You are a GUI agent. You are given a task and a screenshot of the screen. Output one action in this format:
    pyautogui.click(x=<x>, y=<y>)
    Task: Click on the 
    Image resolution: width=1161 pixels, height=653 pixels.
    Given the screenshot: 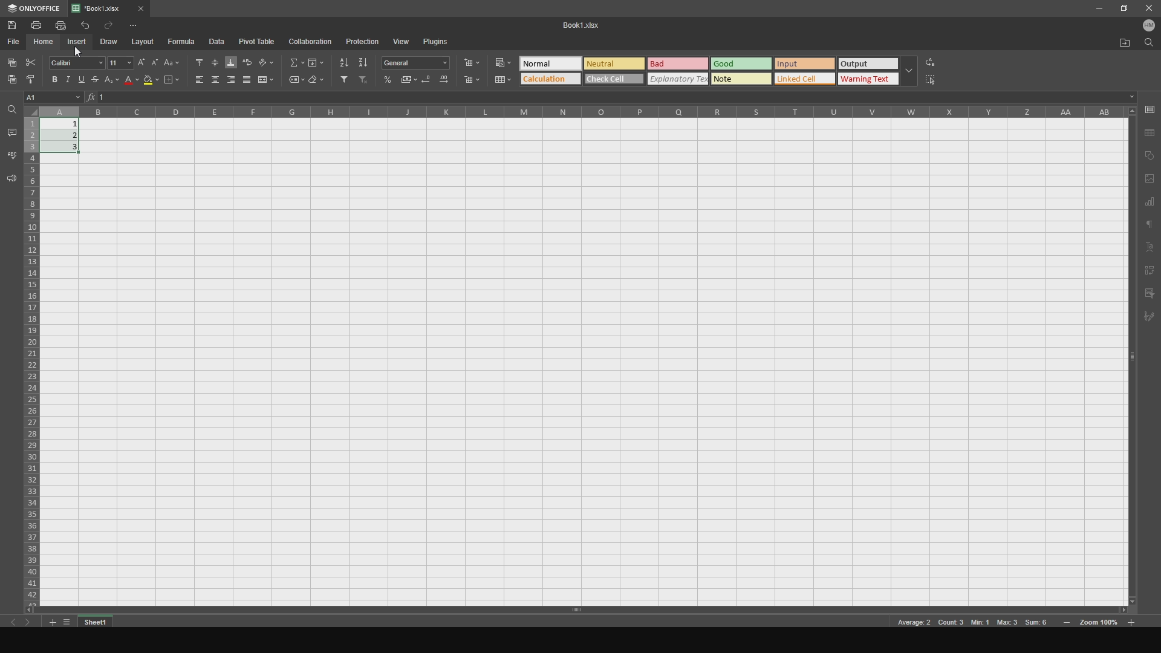 What is the action you would take?
    pyautogui.click(x=429, y=80)
    